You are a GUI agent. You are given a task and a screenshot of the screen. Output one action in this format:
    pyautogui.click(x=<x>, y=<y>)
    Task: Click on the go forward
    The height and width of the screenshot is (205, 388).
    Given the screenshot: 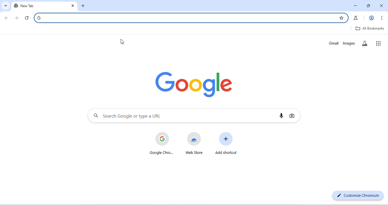 What is the action you would take?
    pyautogui.click(x=17, y=18)
    